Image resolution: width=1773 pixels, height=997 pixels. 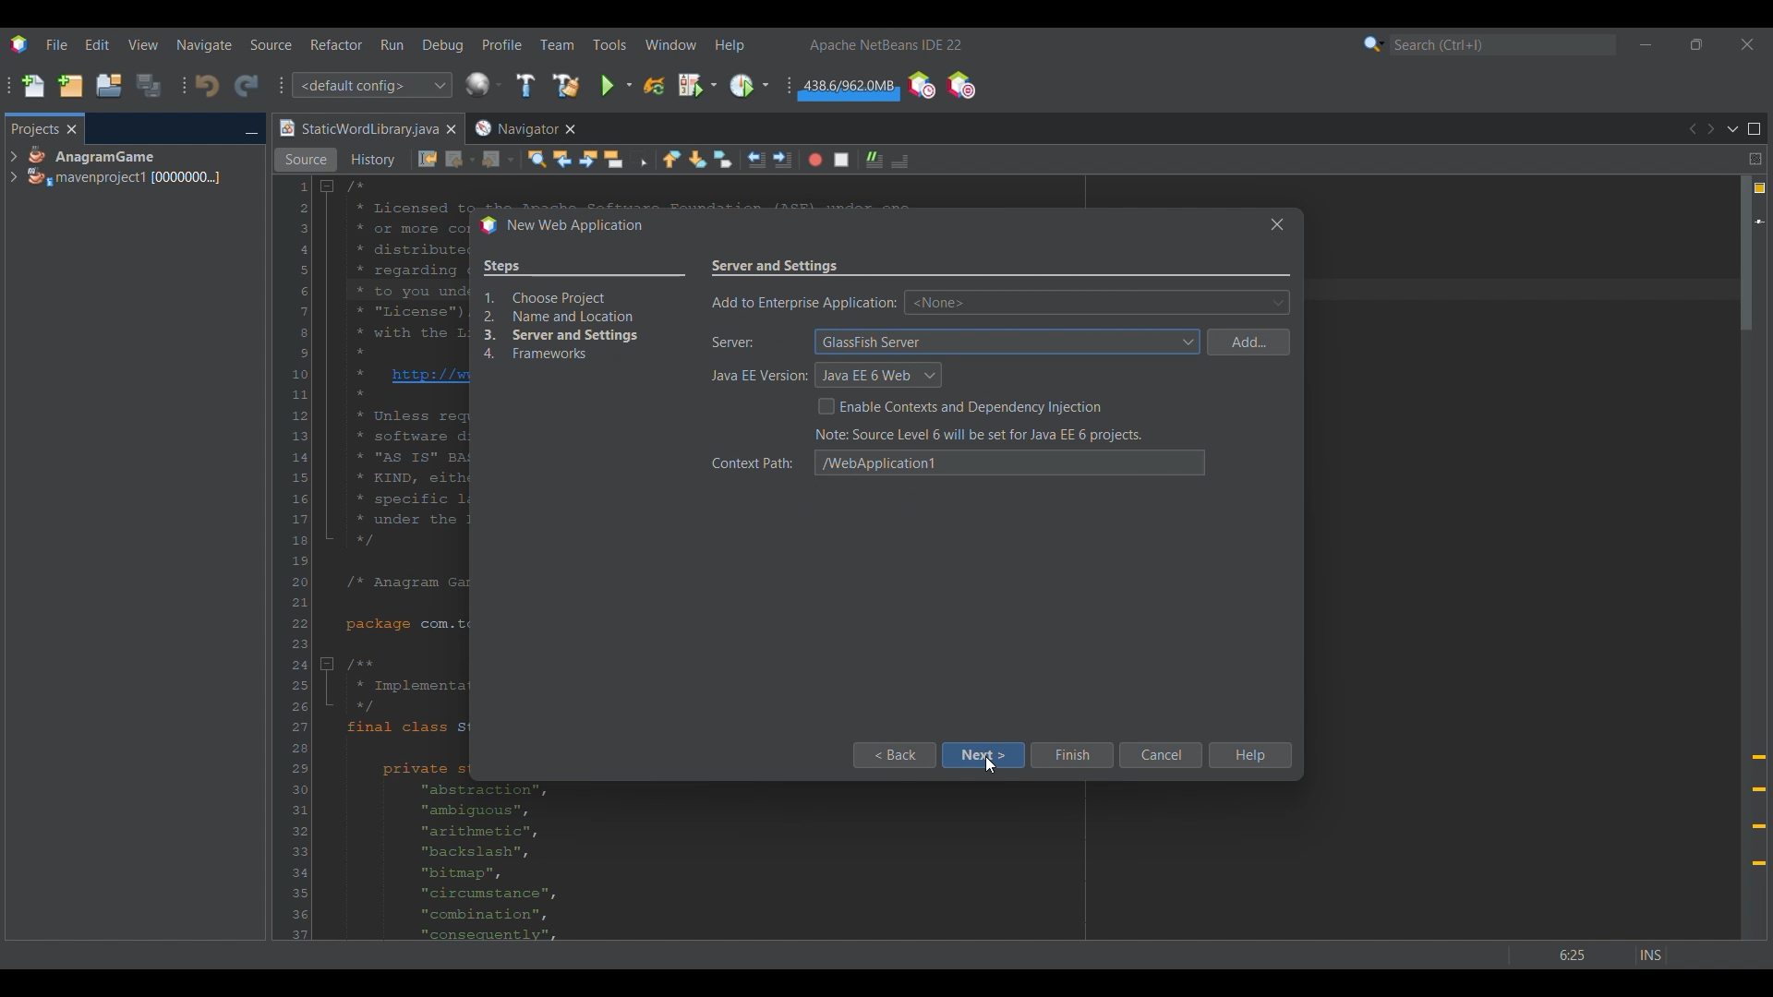 What do you see at coordinates (1646, 44) in the screenshot?
I see `Minimize` at bounding box center [1646, 44].